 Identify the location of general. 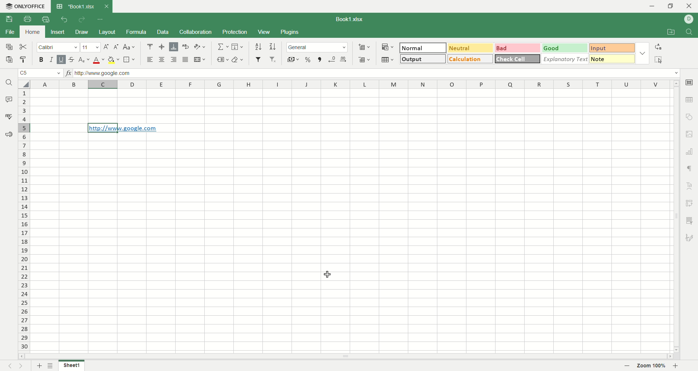
(318, 47).